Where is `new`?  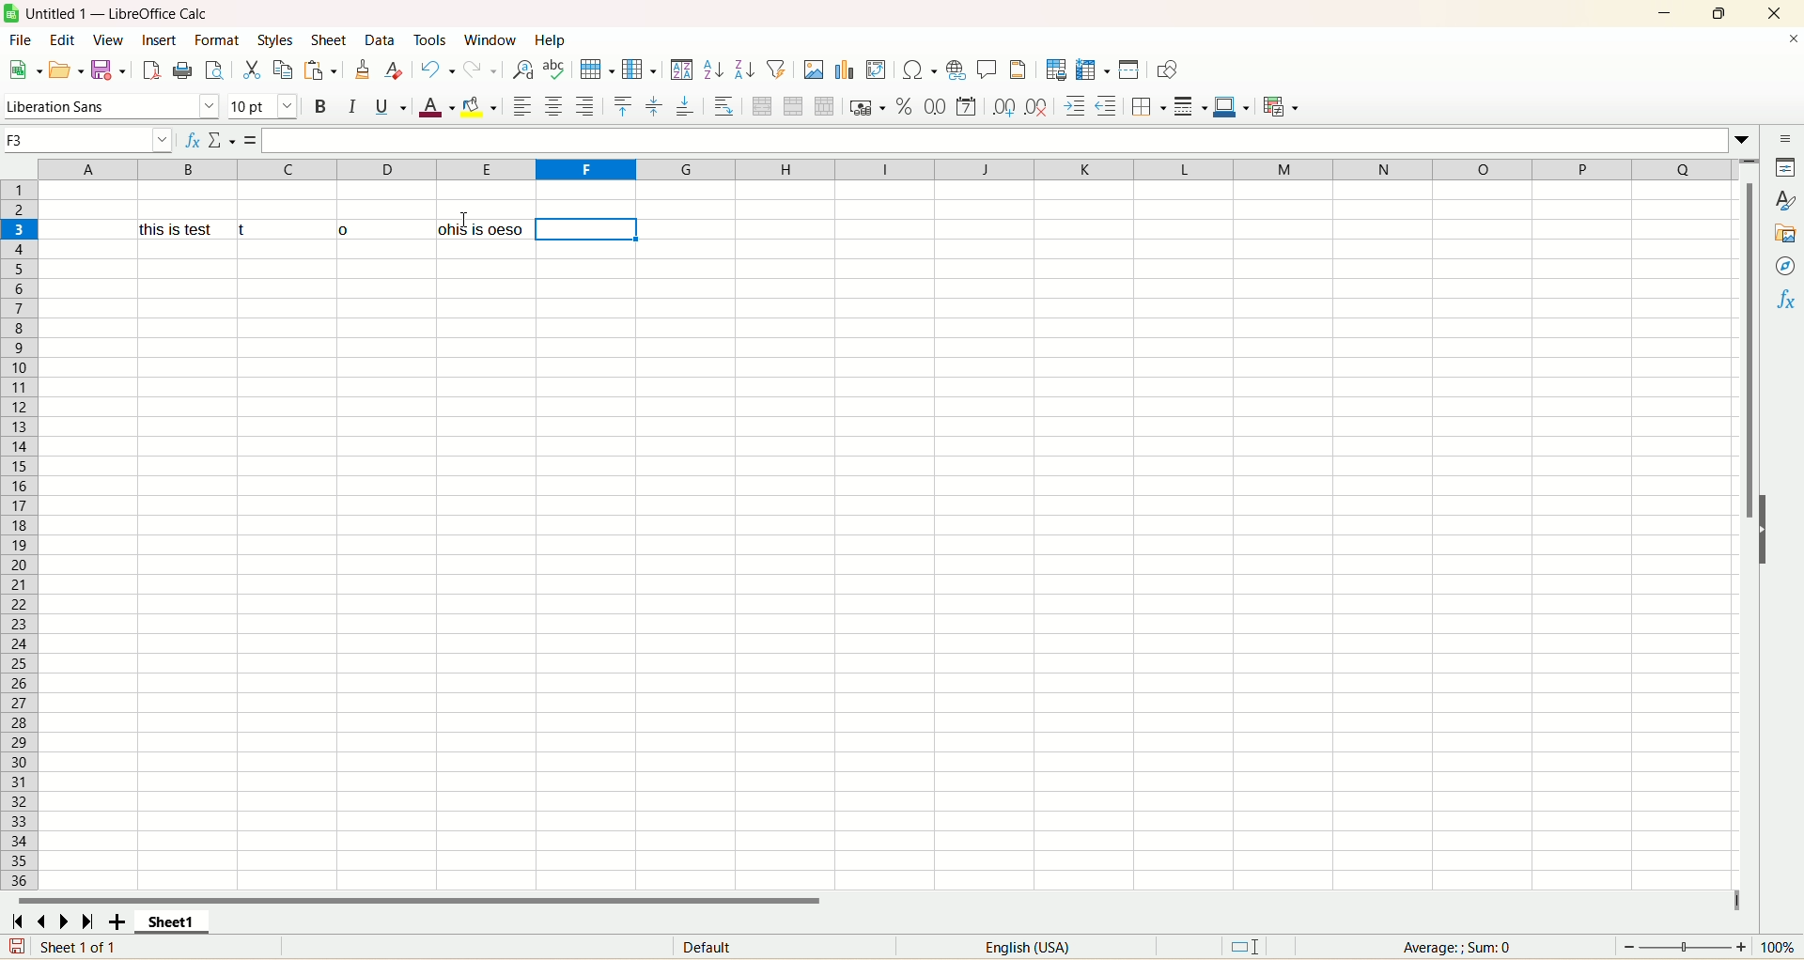
new is located at coordinates (25, 69).